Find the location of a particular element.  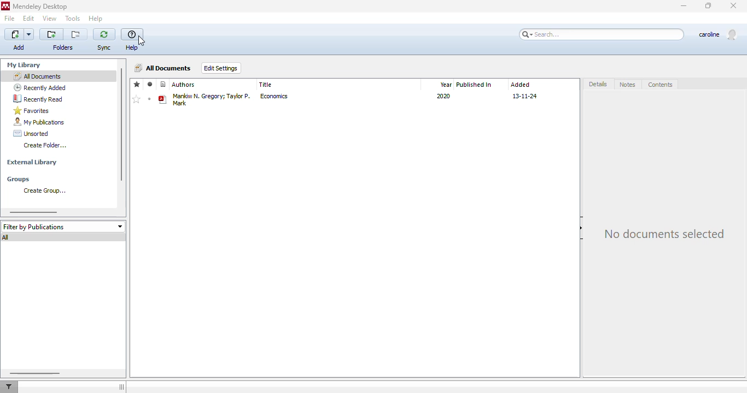

user profile is located at coordinates (719, 34).